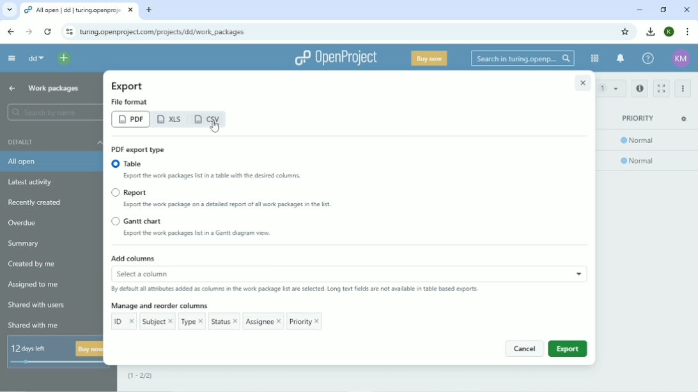 This screenshot has width=698, height=392. I want to click on Reload this page , so click(47, 32).